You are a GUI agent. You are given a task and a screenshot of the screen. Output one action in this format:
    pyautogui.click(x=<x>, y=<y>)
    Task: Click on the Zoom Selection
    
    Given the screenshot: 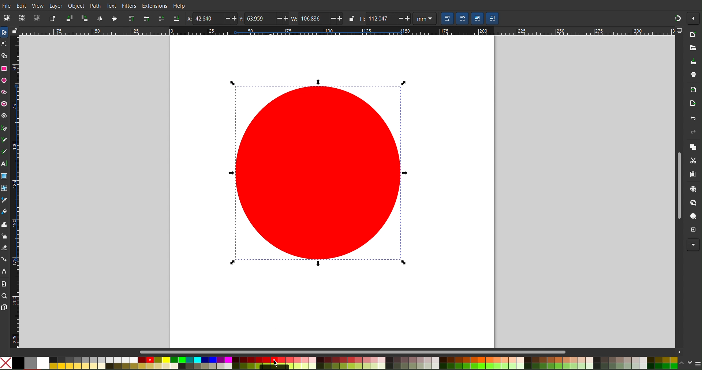 What is the action you would take?
    pyautogui.click(x=693, y=190)
    